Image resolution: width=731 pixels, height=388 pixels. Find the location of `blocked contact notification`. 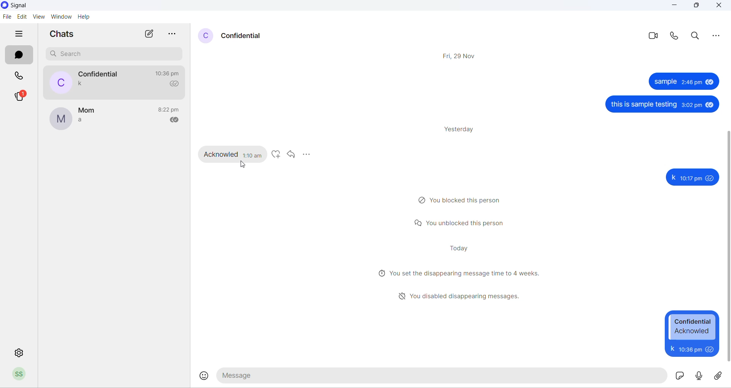

blocked contact notification is located at coordinates (463, 200).